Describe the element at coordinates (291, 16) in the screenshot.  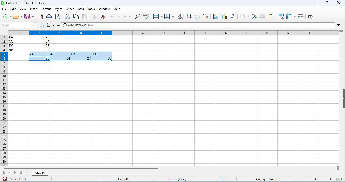
I see `freeze rows and columns` at that location.